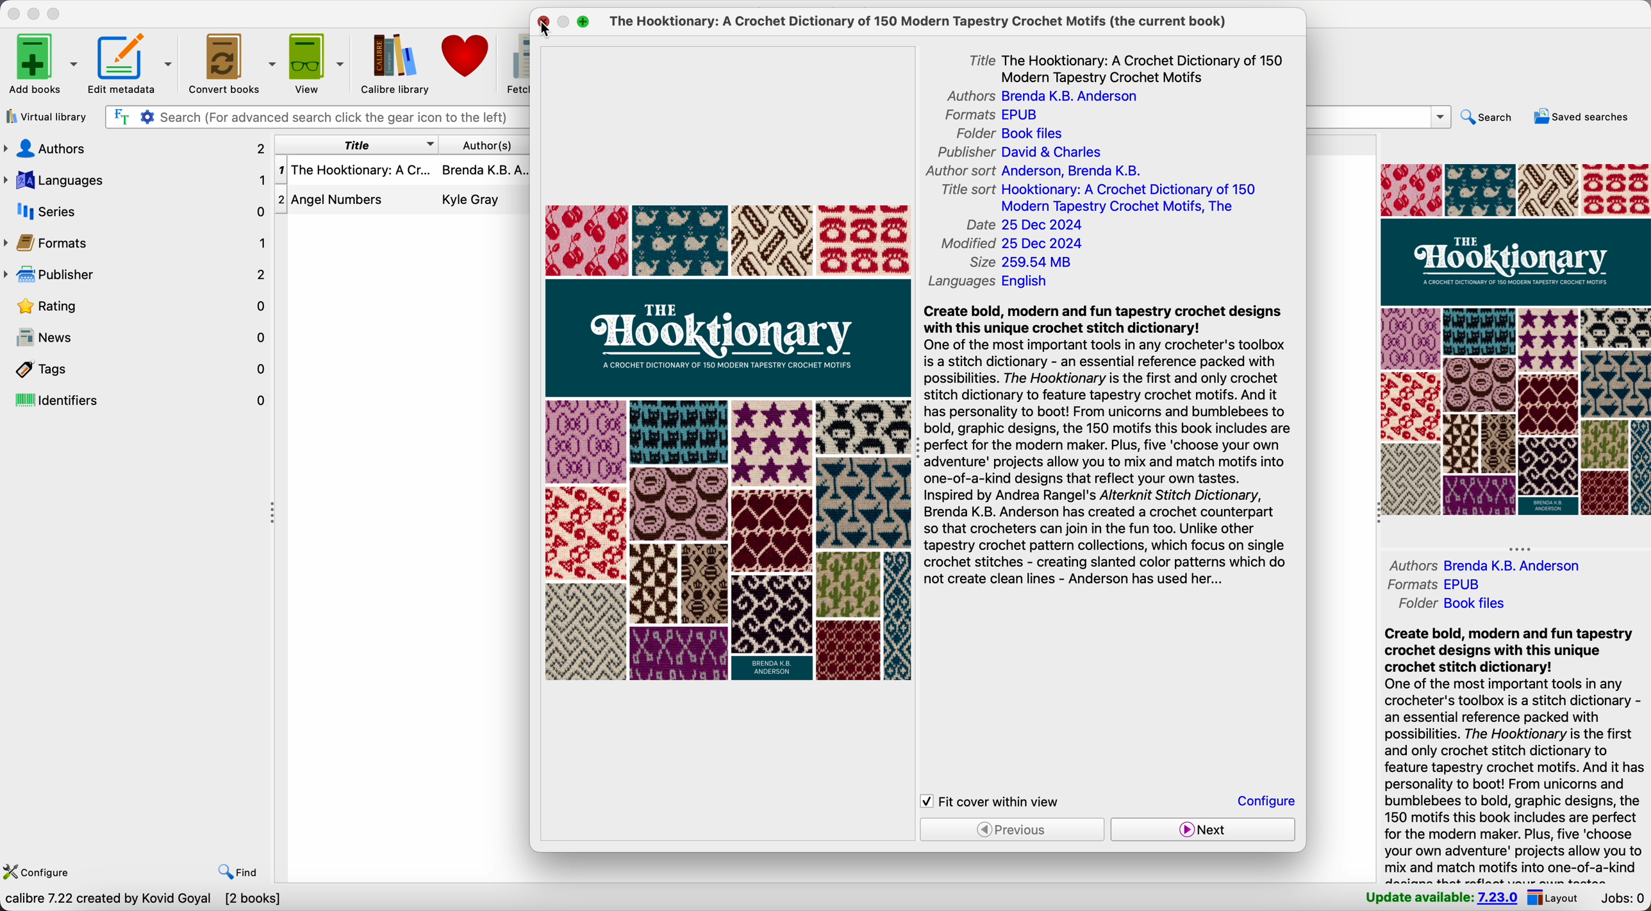 The image size is (1651, 911). I want to click on formats, so click(1432, 583).